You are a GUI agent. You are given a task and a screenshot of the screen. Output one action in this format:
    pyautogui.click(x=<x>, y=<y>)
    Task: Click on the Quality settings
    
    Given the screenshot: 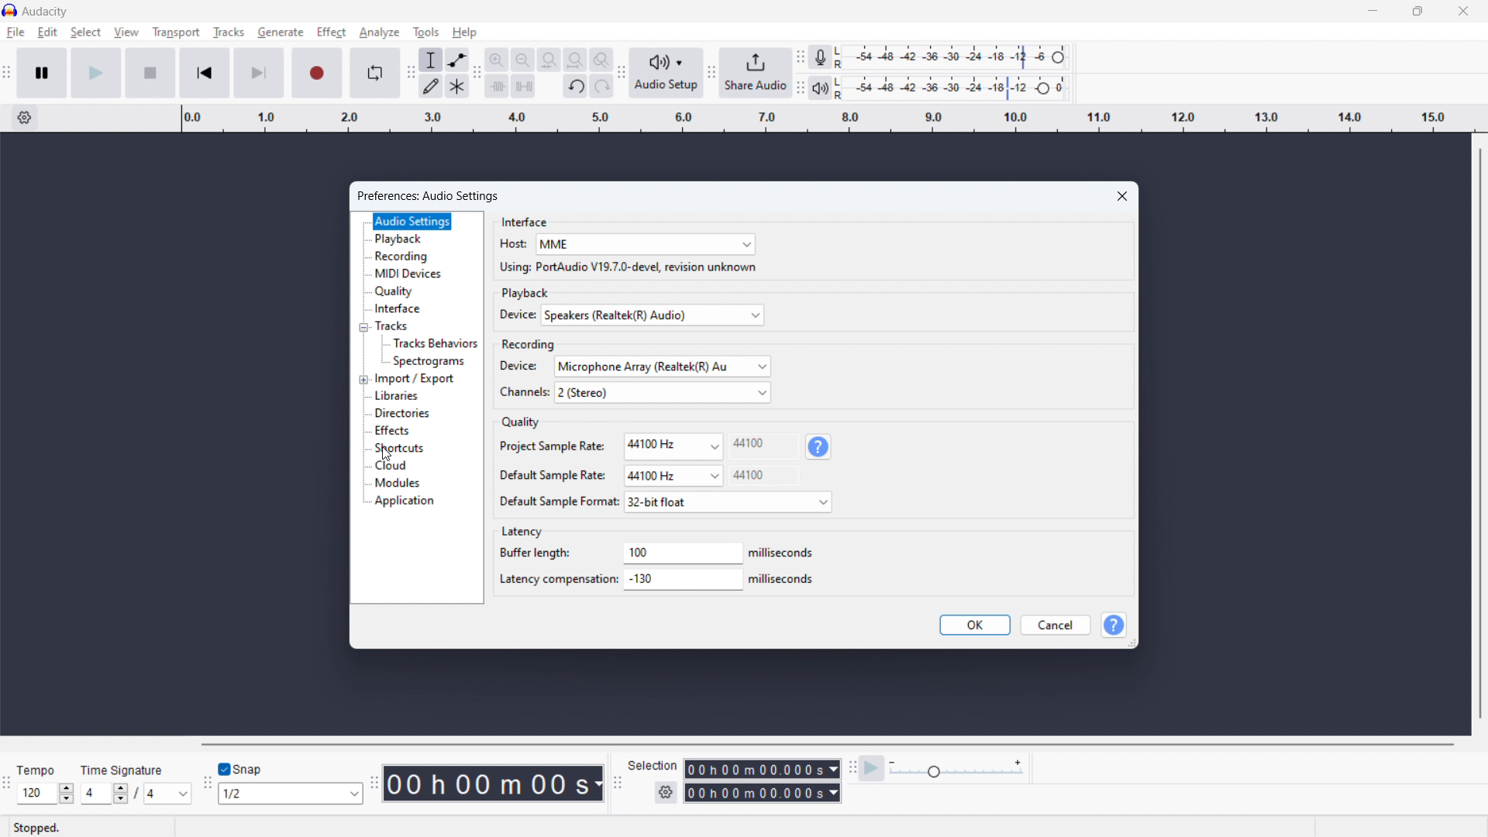 What is the action you would take?
    pyautogui.click(x=559, y=474)
    